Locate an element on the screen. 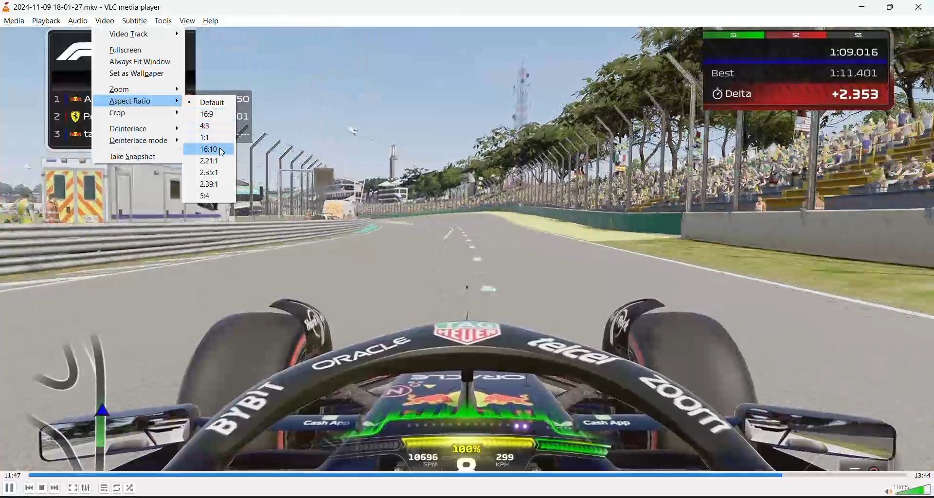 The image size is (934, 498). deinterlace is located at coordinates (131, 129).